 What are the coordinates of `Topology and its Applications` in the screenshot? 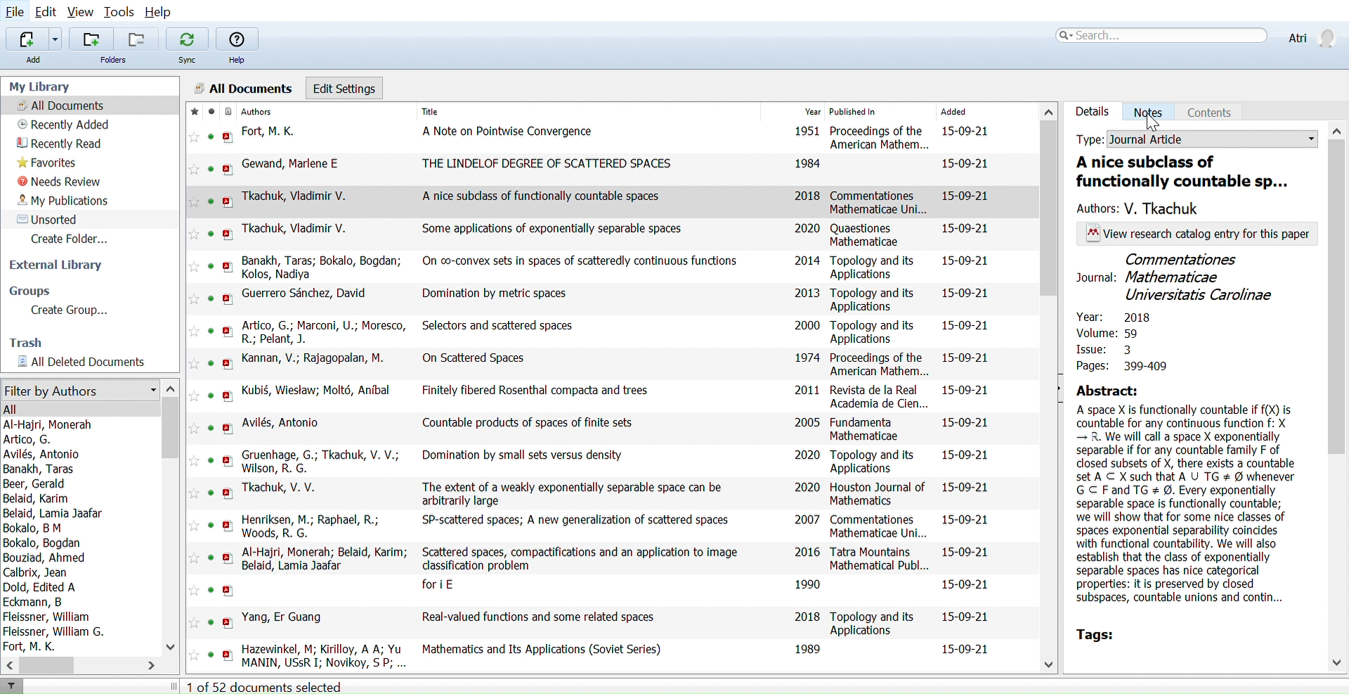 It's located at (874, 332).